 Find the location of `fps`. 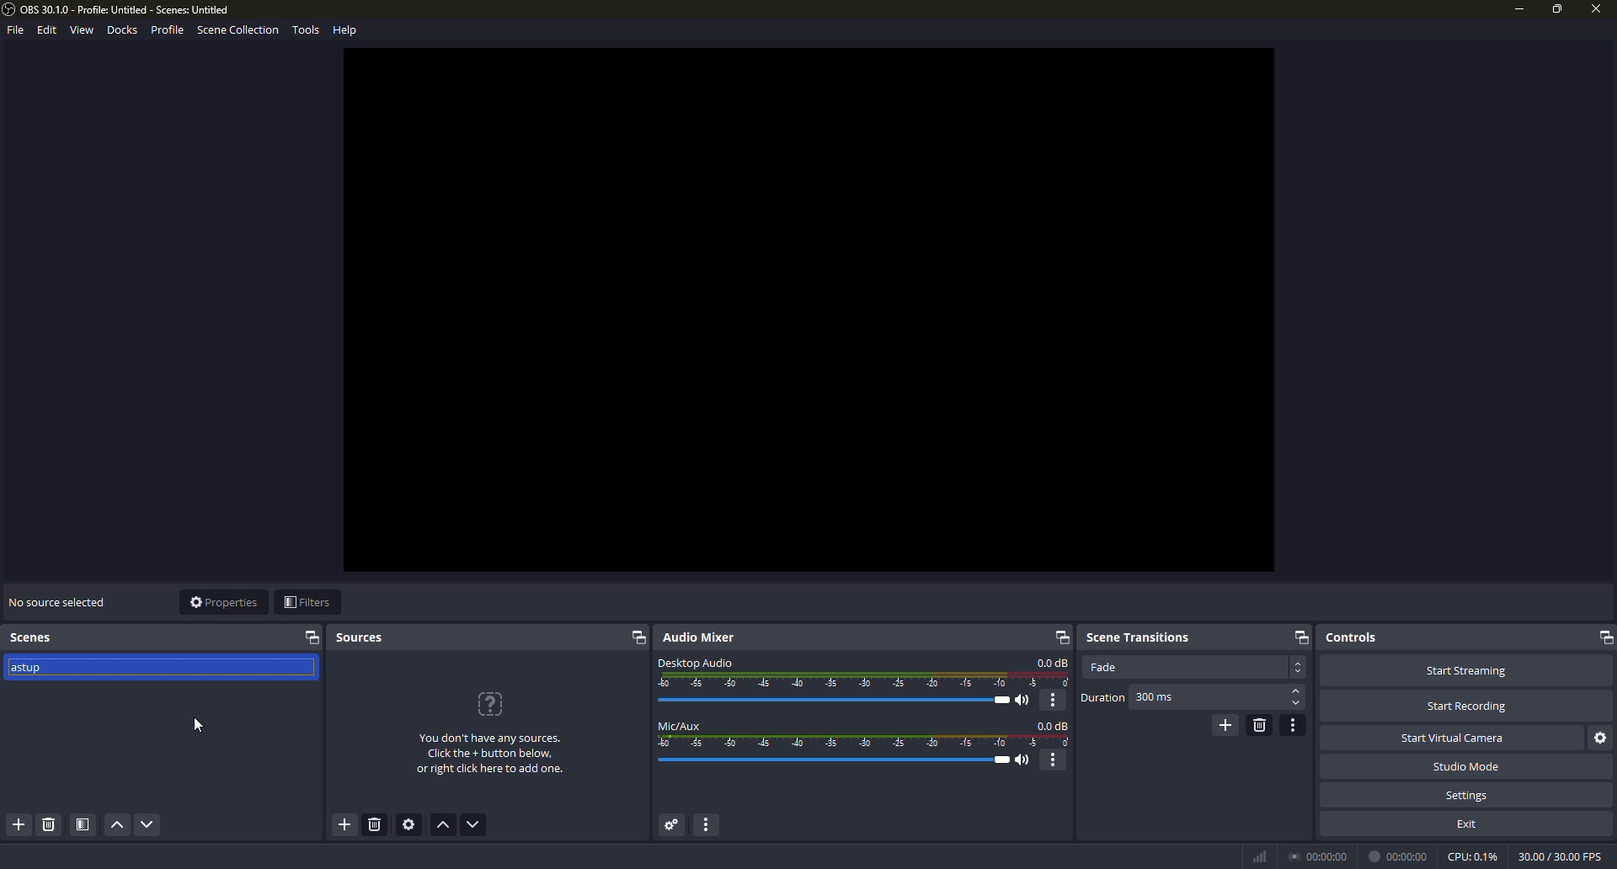

fps is located at coordinates (1558, 855).